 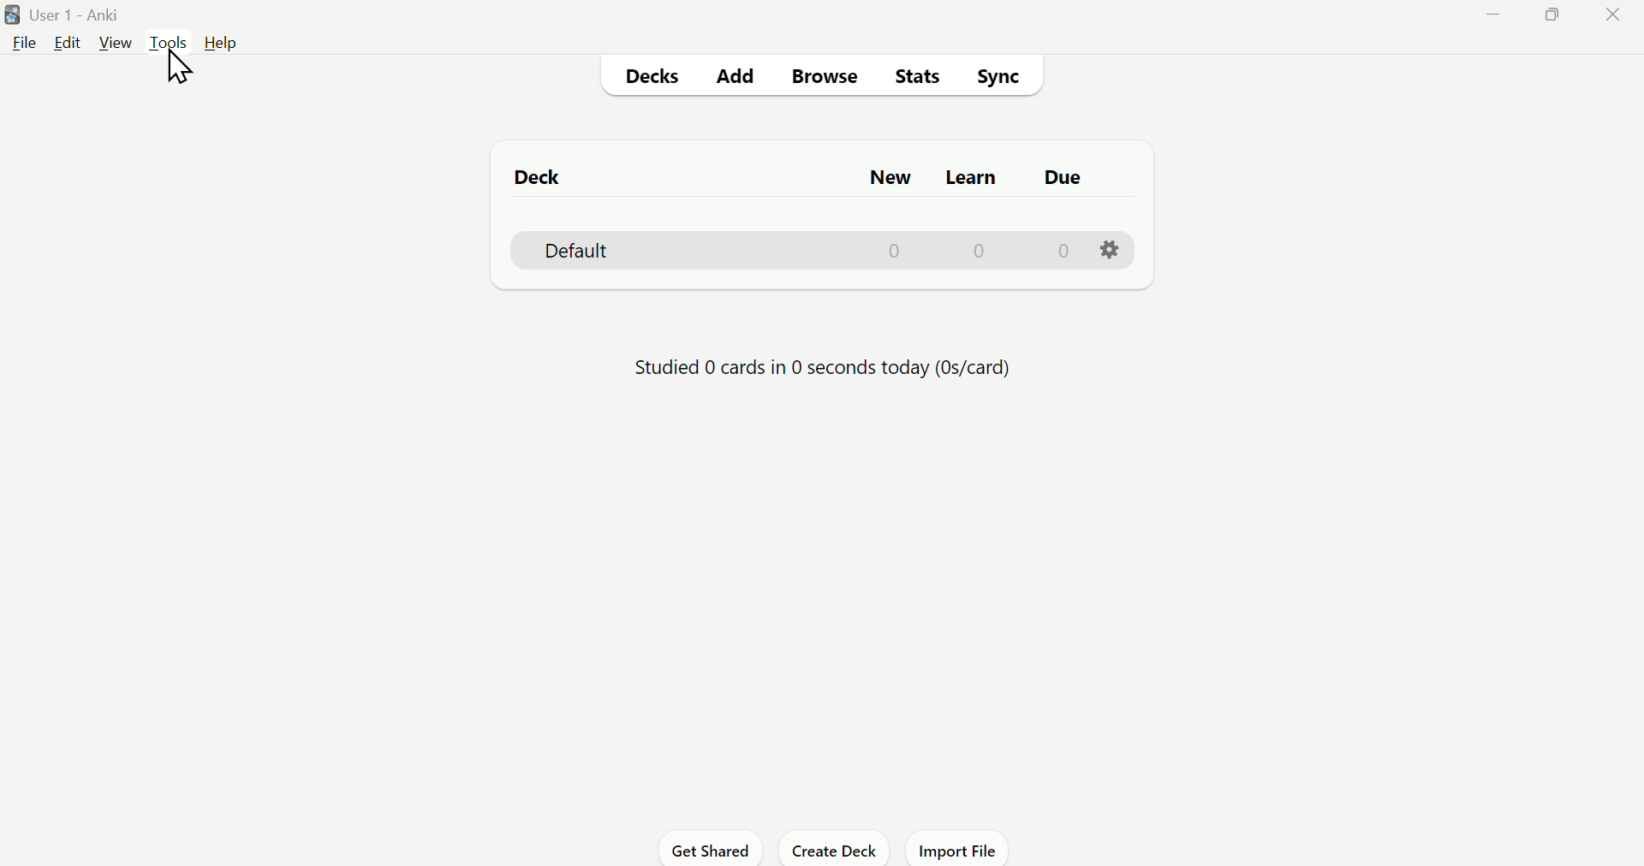 I want to click on Settings, so click(x=1111, y=249).